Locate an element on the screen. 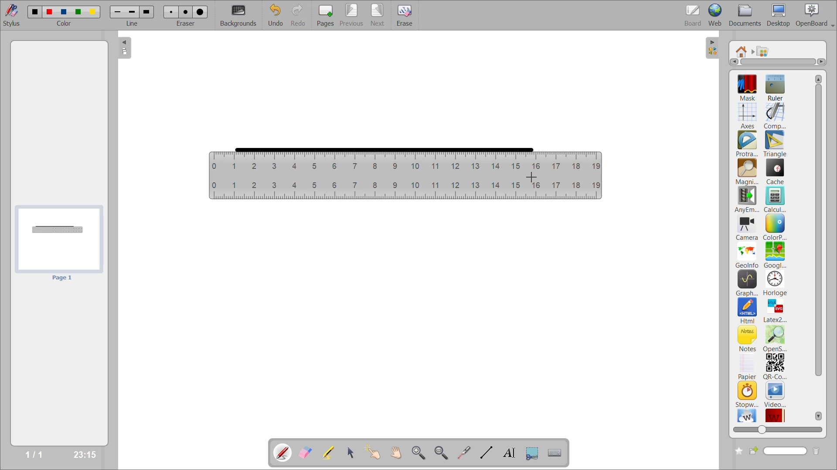 Image resolution: width=837 pixels, height=470 pixels. camera is located at coordinates (747, 228).